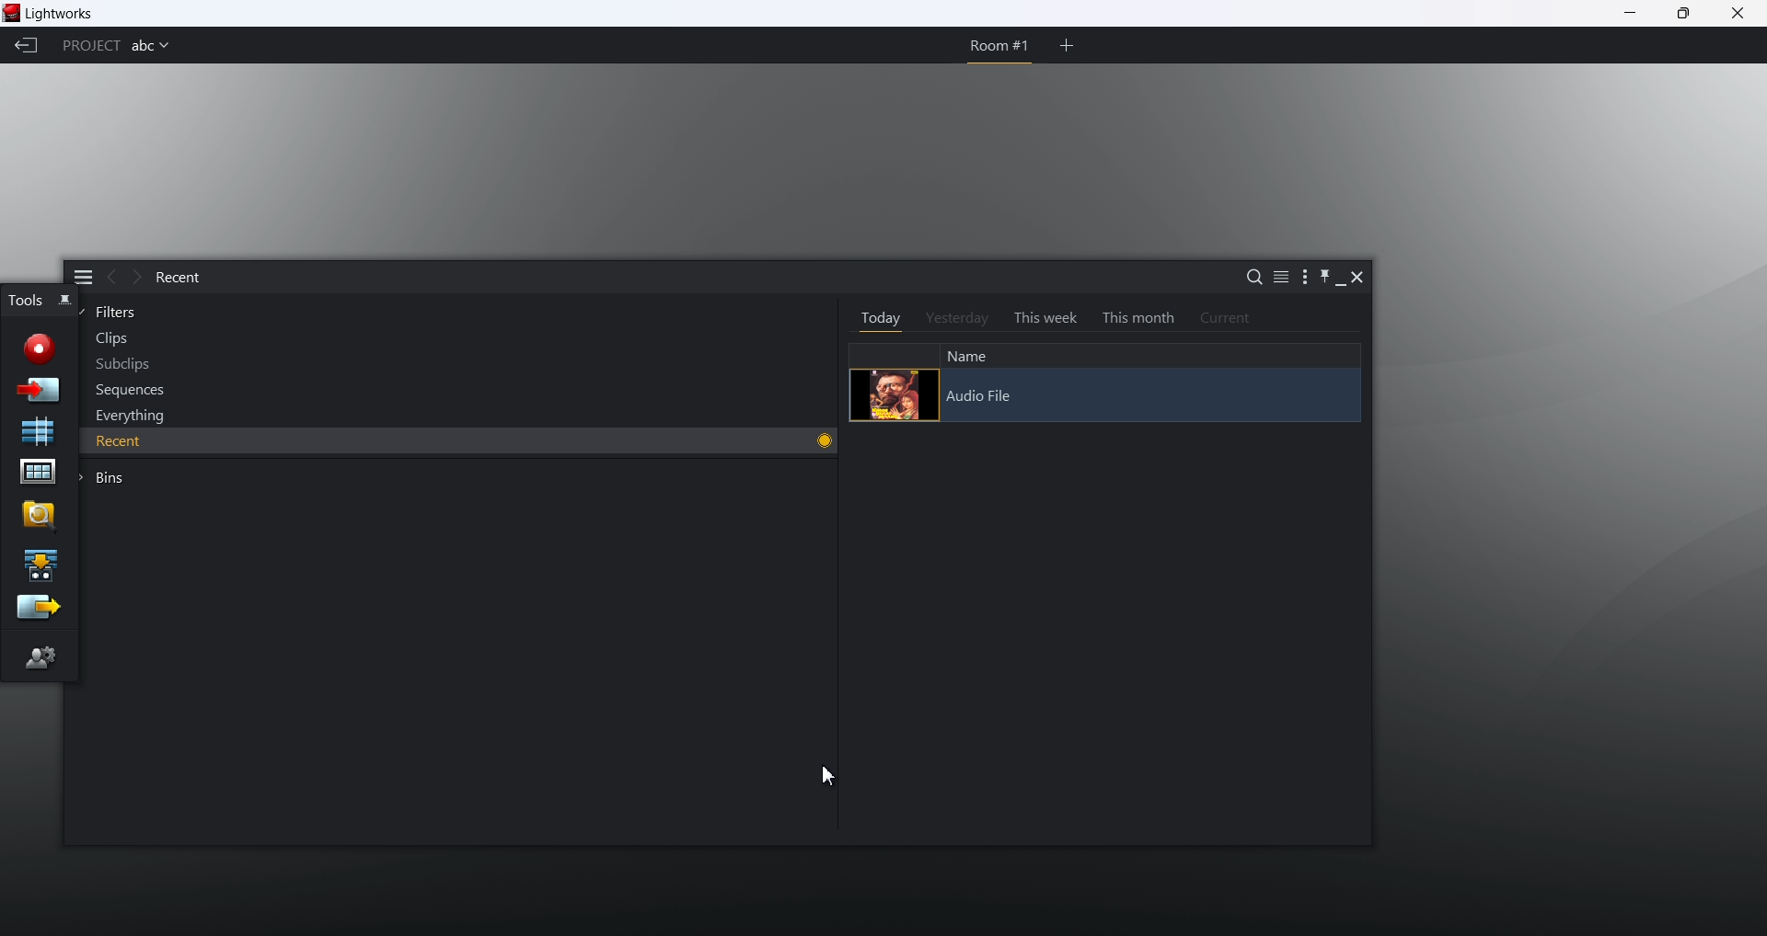 Image resolution: width=1767 pixels, height=936 pixels. Describe the element at coordinates (952, 319) in the screenshot. I see `yesterday` at that location.